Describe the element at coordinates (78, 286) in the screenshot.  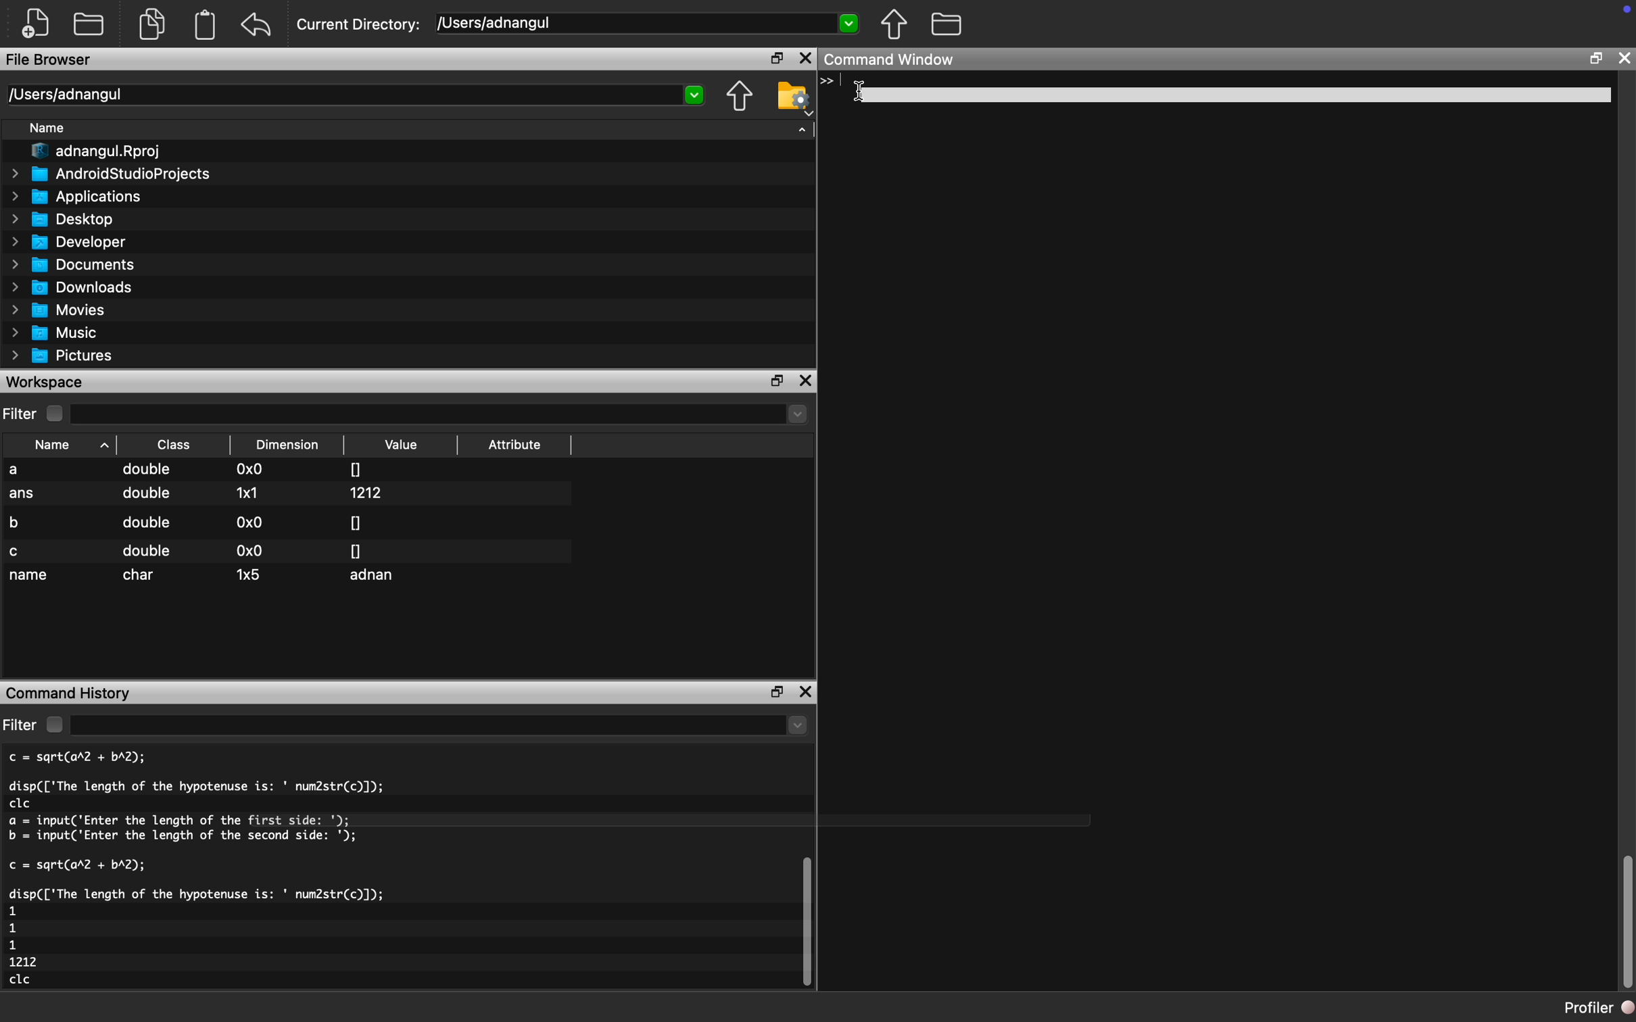
I see ` Downloads` at that location.